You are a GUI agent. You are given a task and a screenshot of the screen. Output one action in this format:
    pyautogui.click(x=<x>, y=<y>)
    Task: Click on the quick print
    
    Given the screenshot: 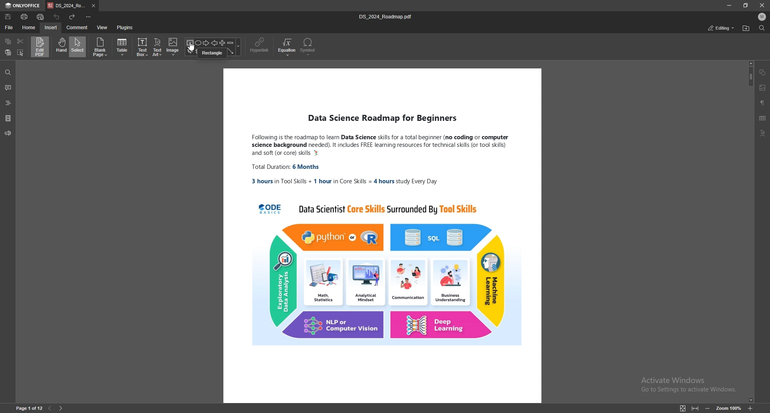 What is the action you would take?
    pyautogui.click(x=41, y=17)
    